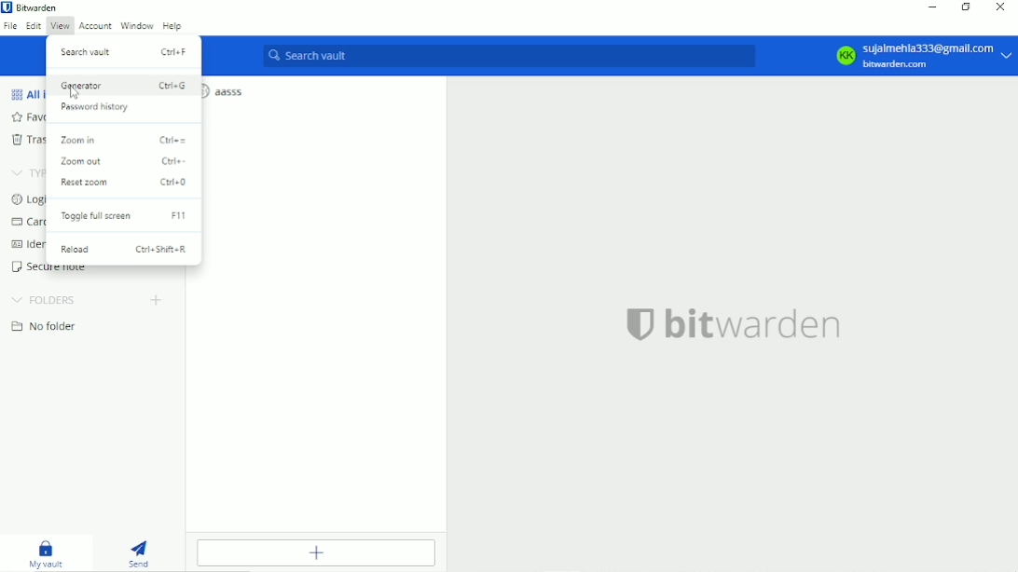 Image resolution: width=1018 pixels, height=572 pixels. What do you see at coordinates (142, 552) in the screenshot?
I see `Send` at bounding box center [142, 552].